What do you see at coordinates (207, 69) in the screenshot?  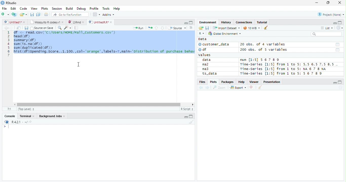 I see `ma3` at bounding box center [207, 69].